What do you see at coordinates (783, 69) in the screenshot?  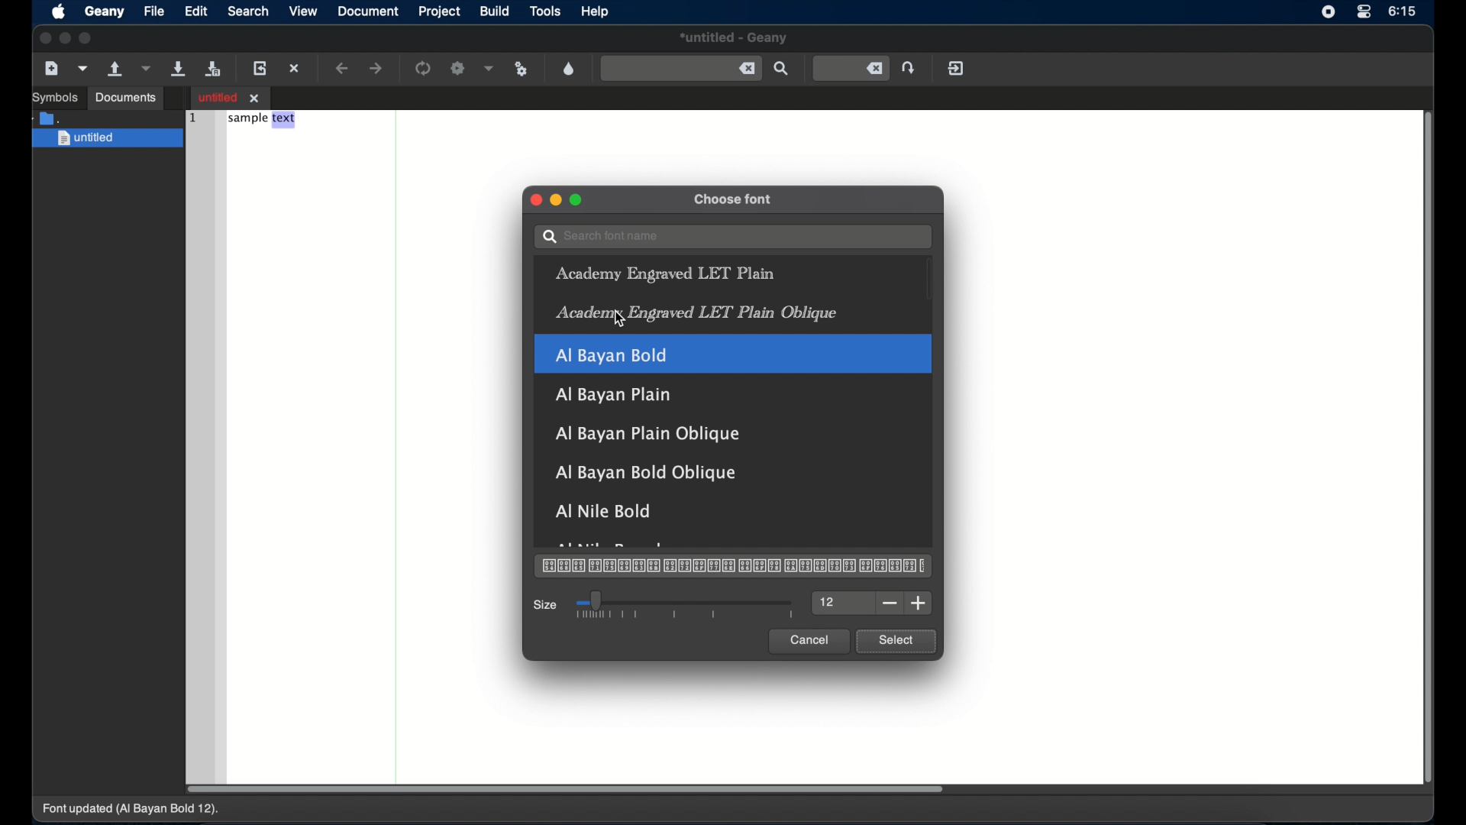 I see `find the entered text in the current file` at bounding box center [783, 69].